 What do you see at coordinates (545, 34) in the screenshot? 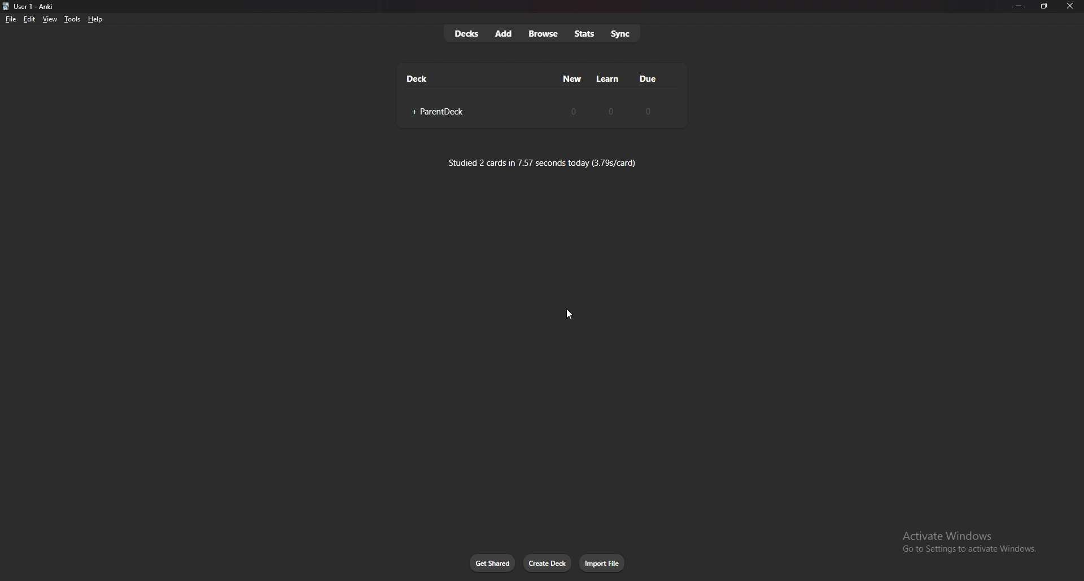
I see `browse` at bounding box center [545, 34].